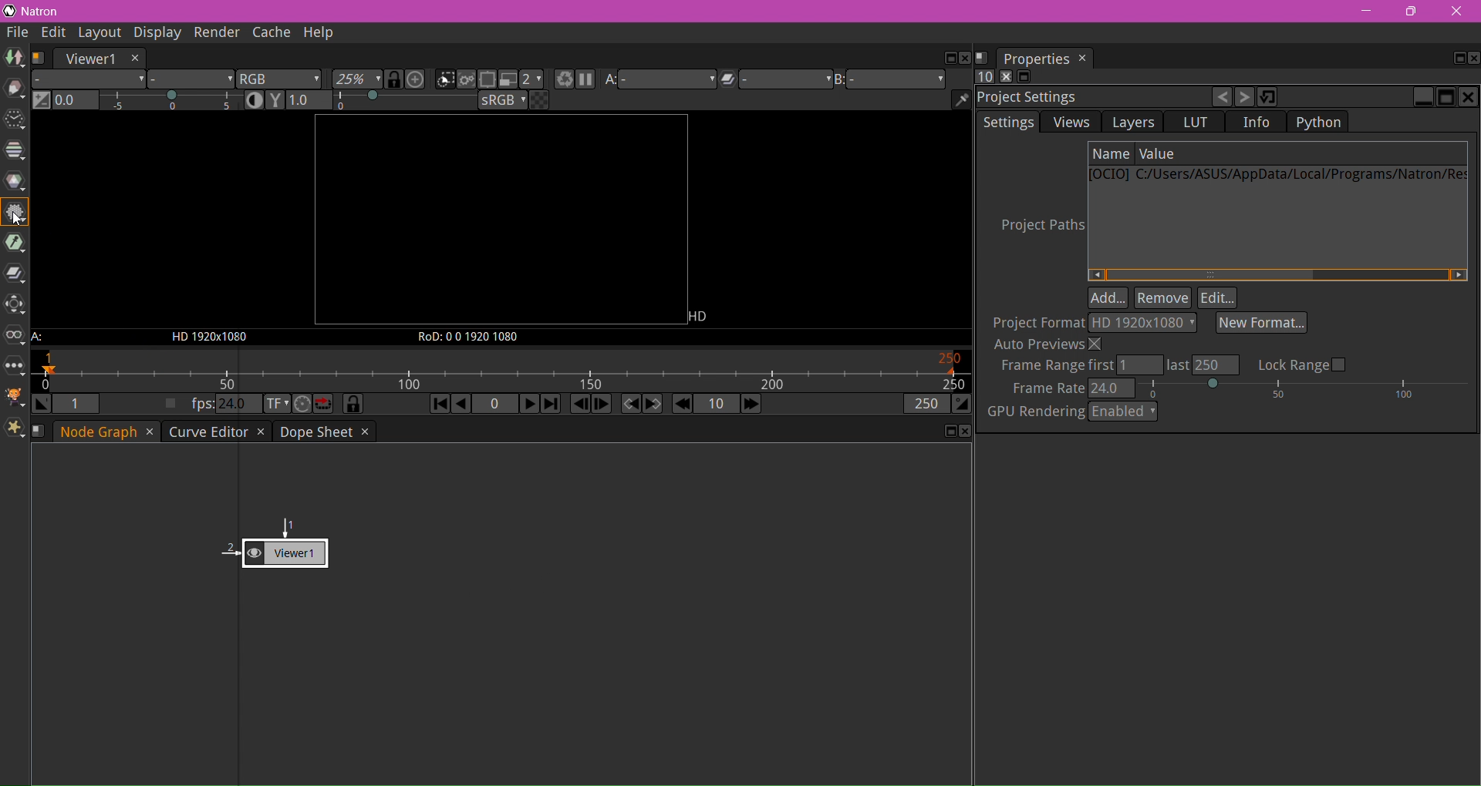 The height and width of the screenshot is (786, 1481). Describe the element at coordinates (15, 213) in the screenshot. I see `Filter` at that location.